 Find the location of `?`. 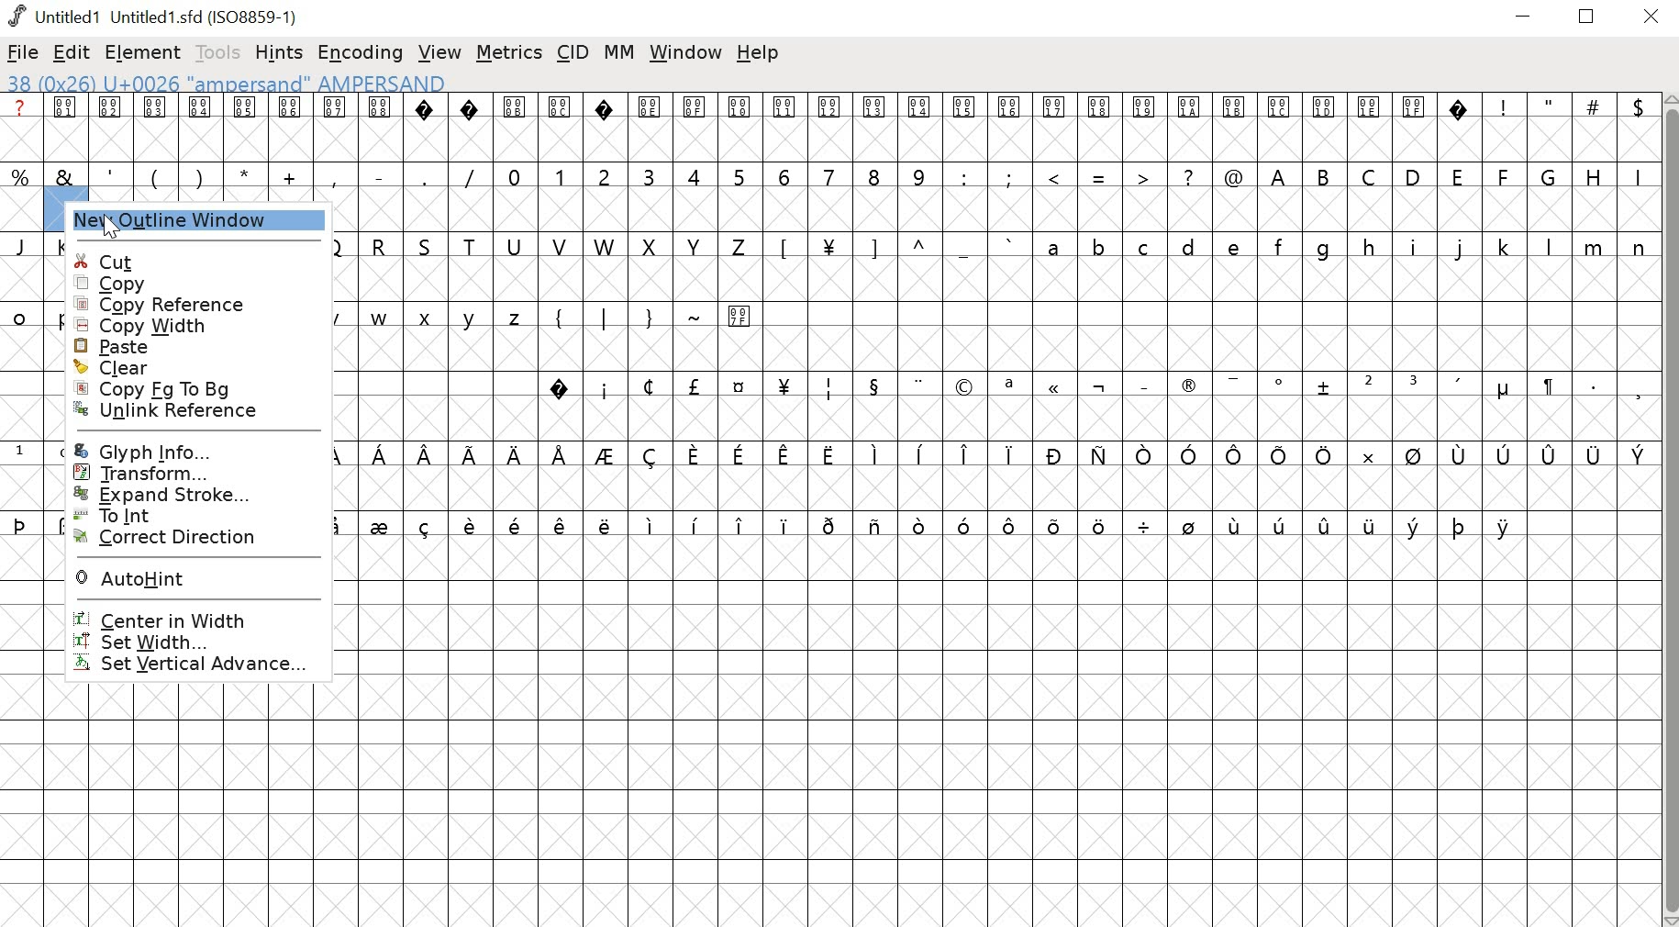

? is located at coordinates (1461, 128).